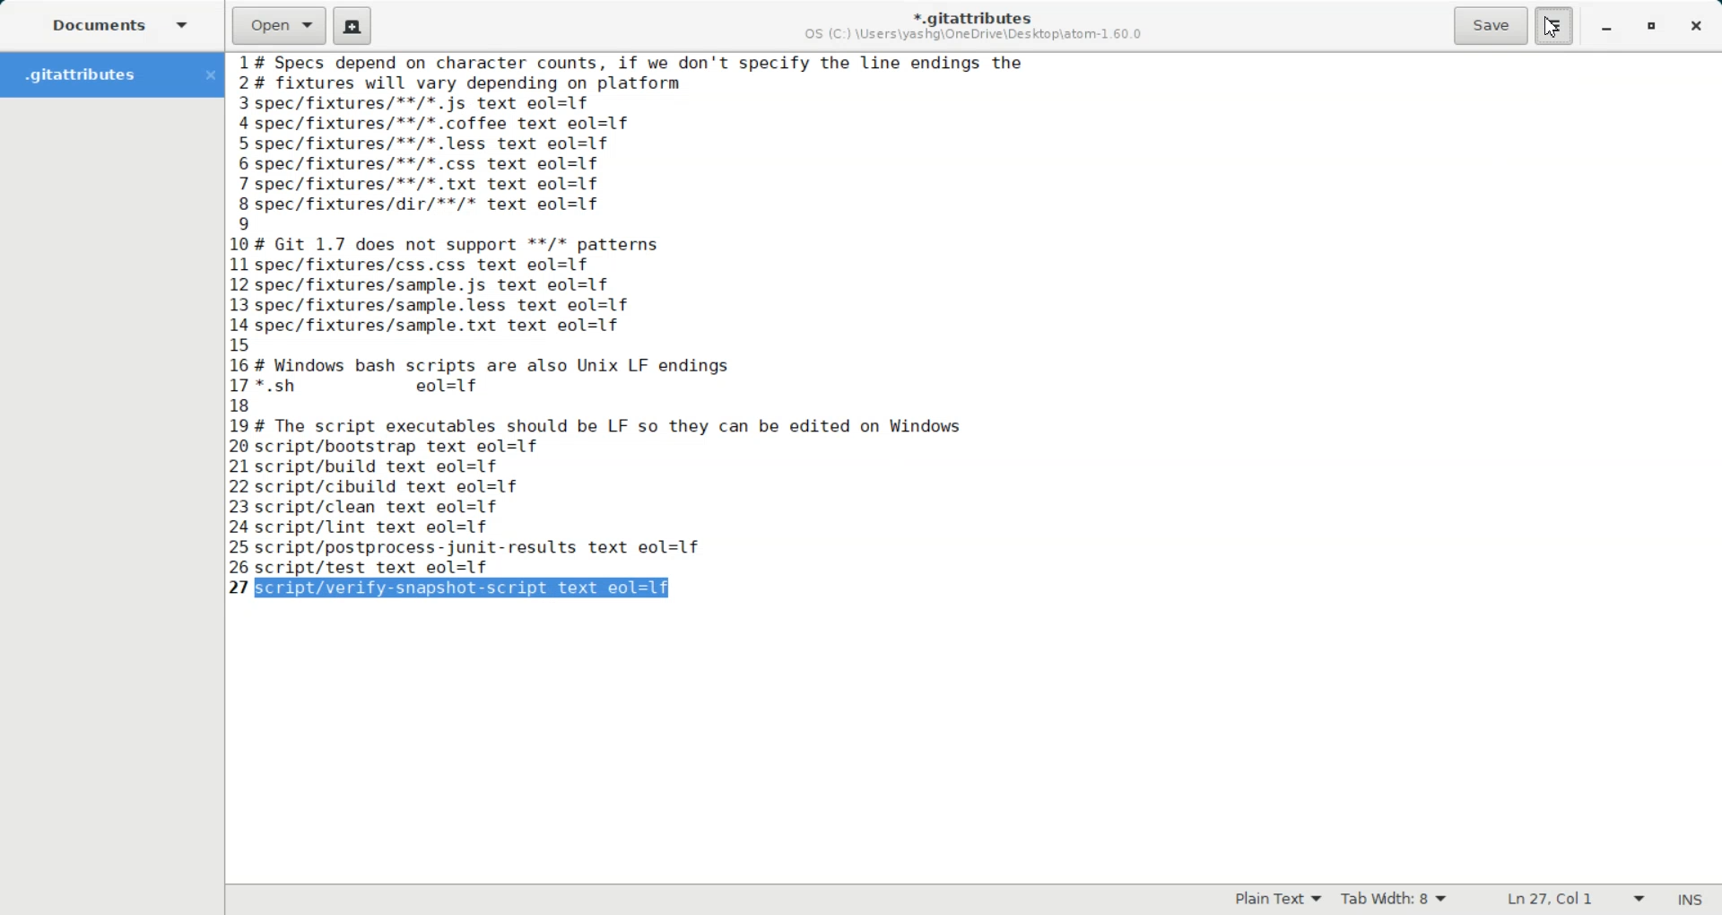 This screenshot has height=915, width=1722. I want to click on OS (C:) \Users\yashg\OneDrive\Desktop\atom-1.60.0, so click(977, 35).